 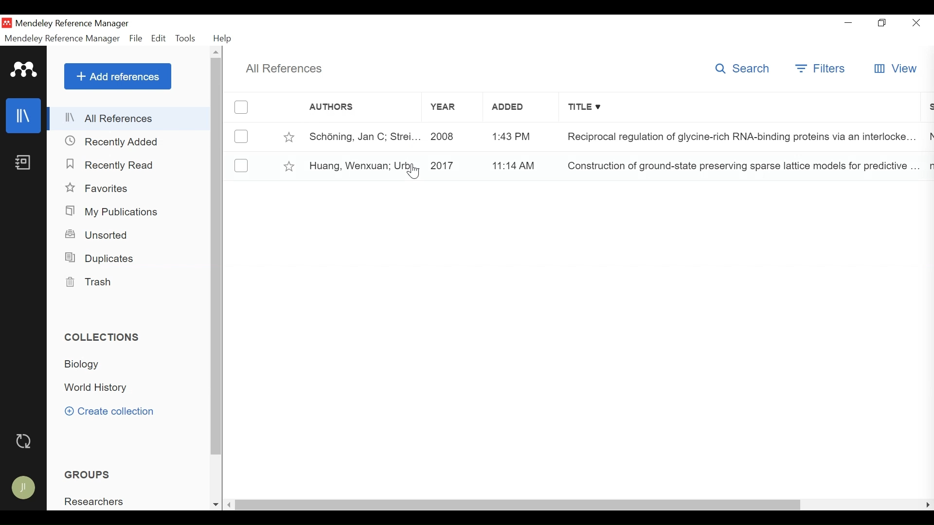 What do you see at coordinates (414, 171) in the screenshot?
I see `Cursor` at bounding box center [414, 171].